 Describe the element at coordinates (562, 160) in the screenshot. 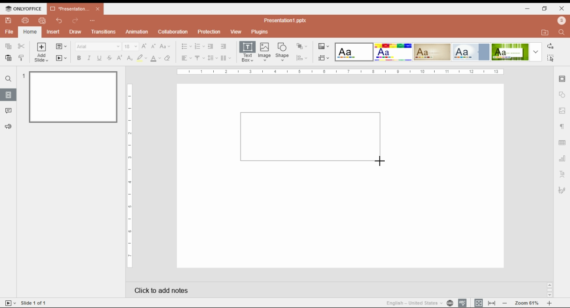

I see `chart settings` at that location.